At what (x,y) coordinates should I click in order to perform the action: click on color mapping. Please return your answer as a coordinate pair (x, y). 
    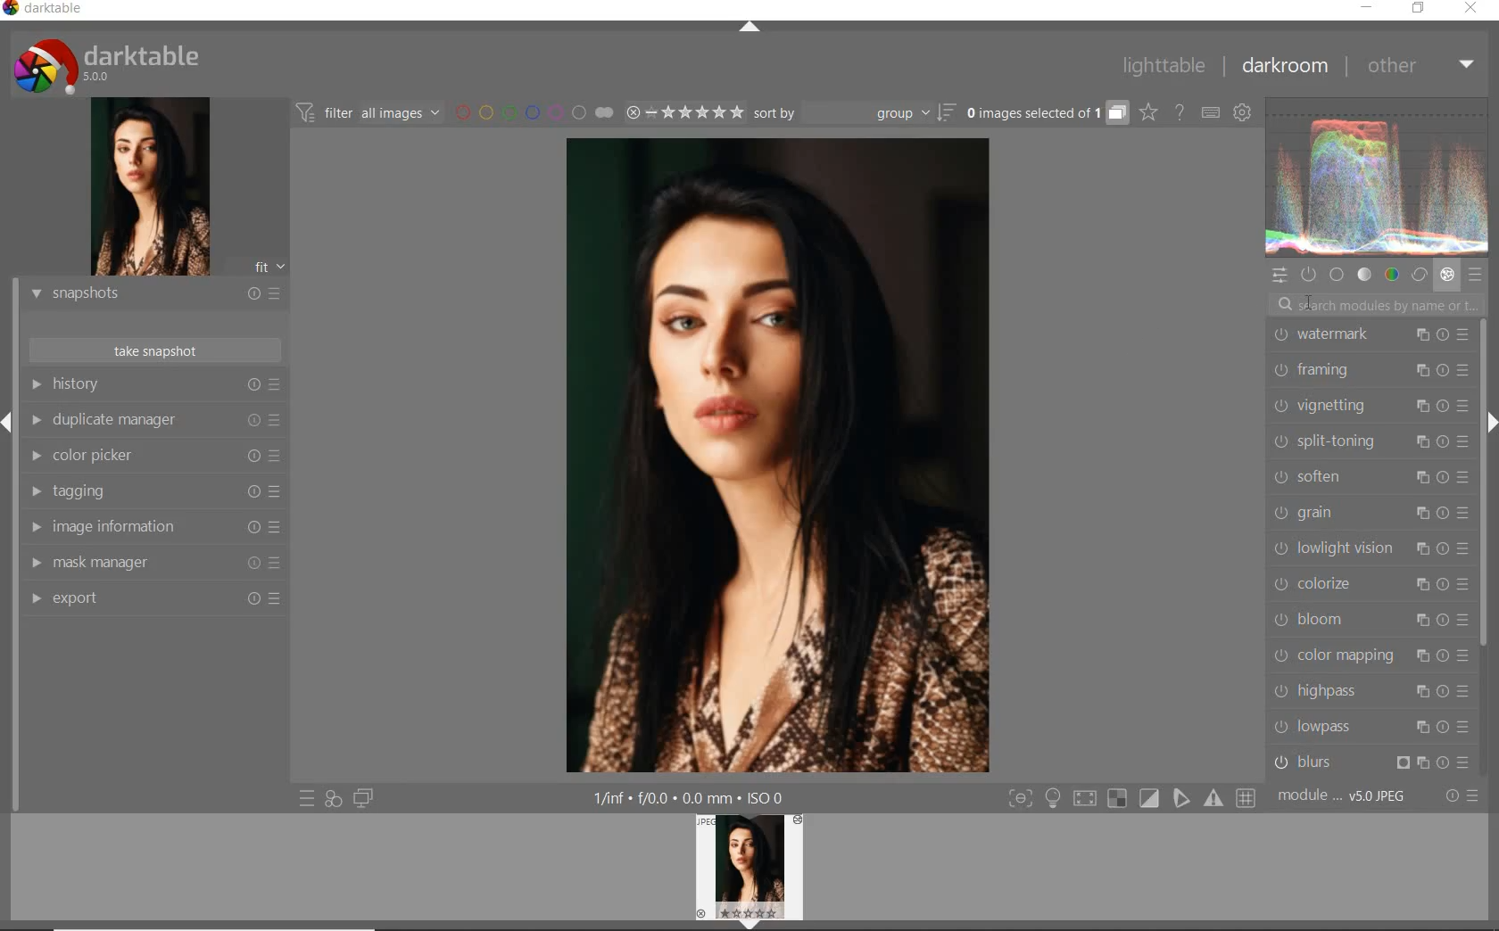
    Looking at the image, I should click on (1369, 655).